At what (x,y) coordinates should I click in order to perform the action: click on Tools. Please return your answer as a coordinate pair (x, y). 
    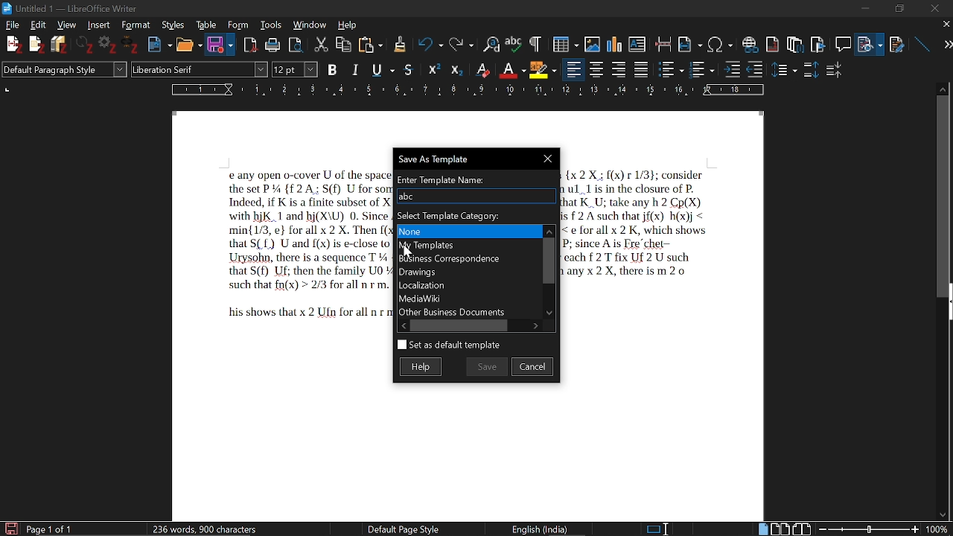
    Looking at the image, I should click on (269, 25).